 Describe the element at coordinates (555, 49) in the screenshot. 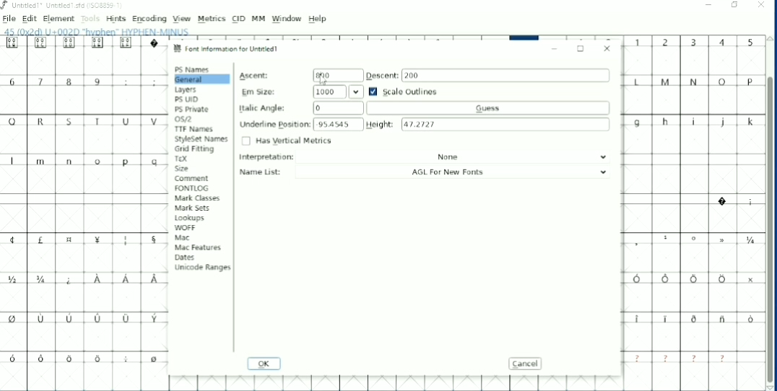

I see `Minimize` at that location.